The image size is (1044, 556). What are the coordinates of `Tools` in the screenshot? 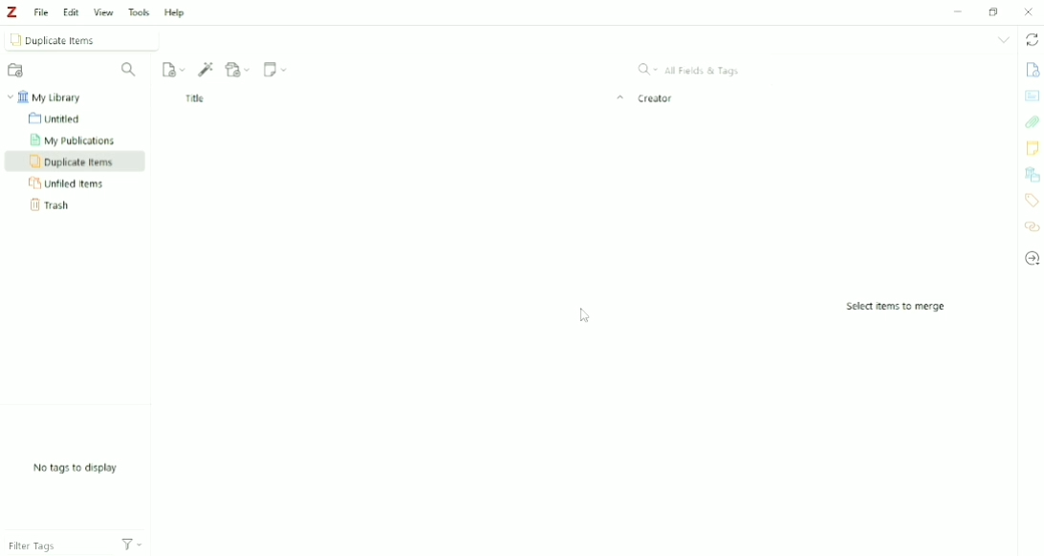 It's located at (139, 12).